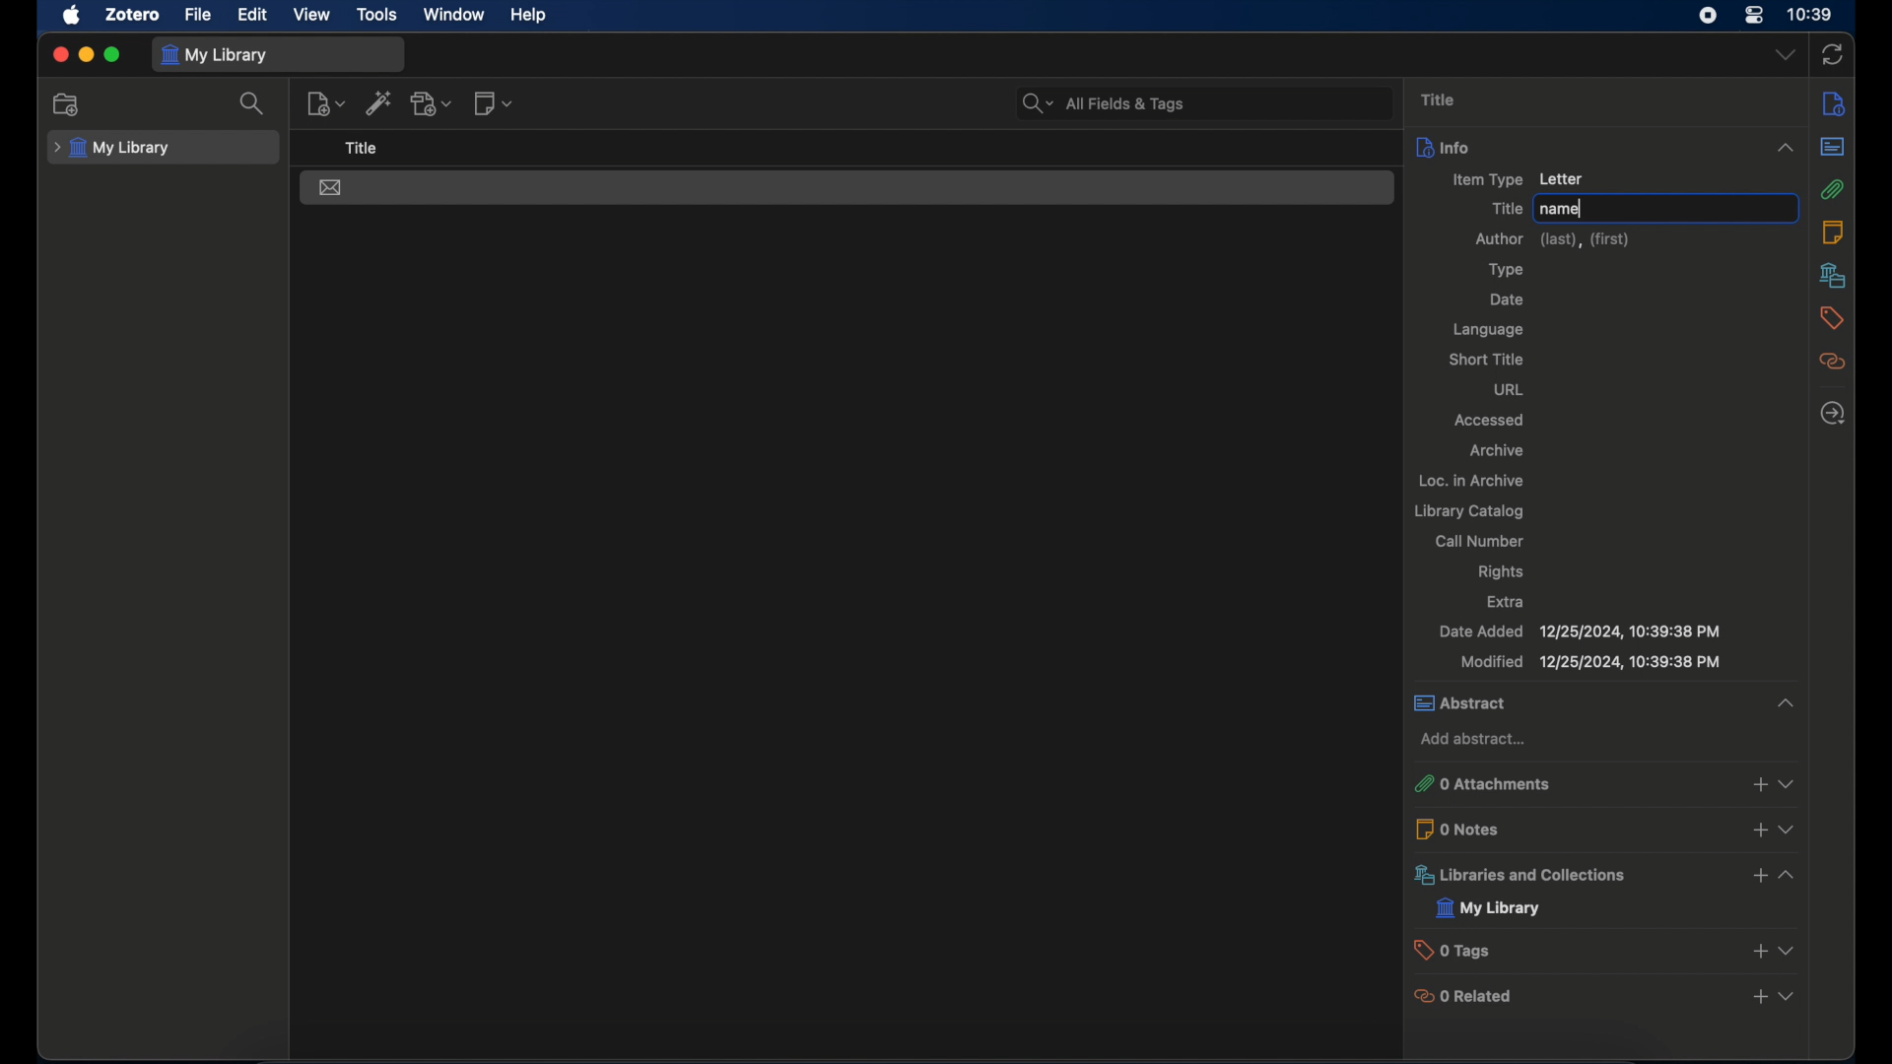 The height and width of the screenshot is (1064, 1892). What do you see at coordinates (1510, 390) in the screenshot?
I see `url` at bounding box center [1510, 390].